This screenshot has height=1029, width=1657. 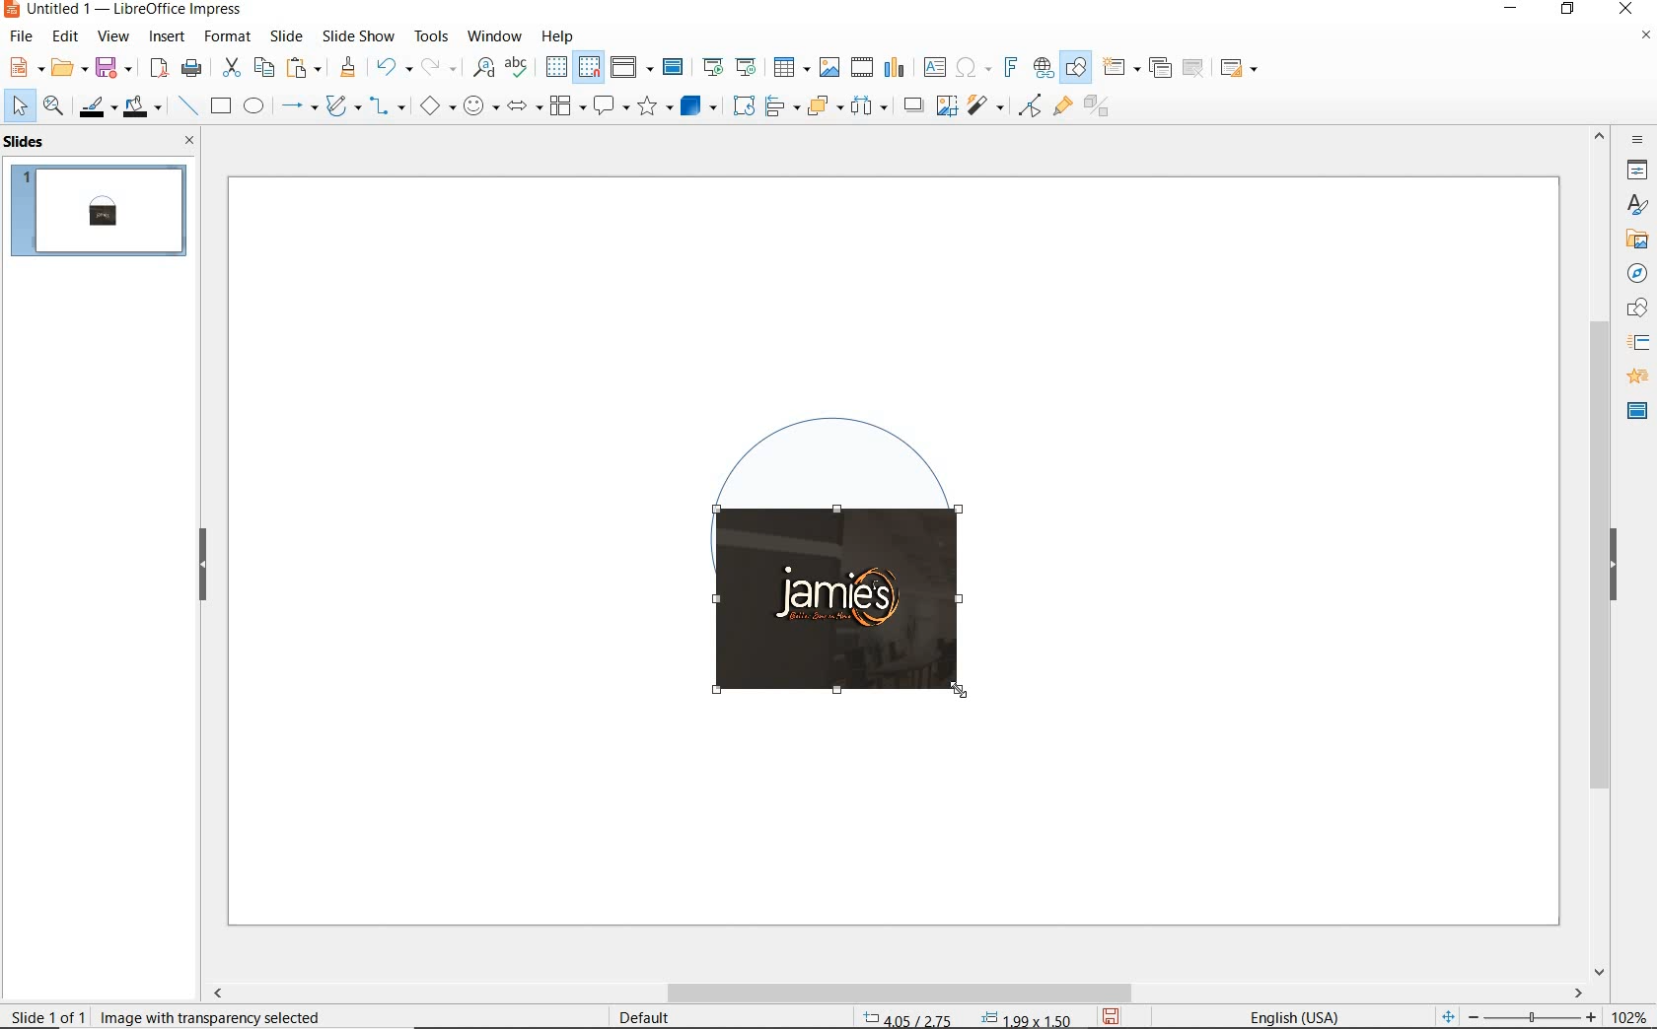 I want to click on spelling, so click(x=516, y=67).